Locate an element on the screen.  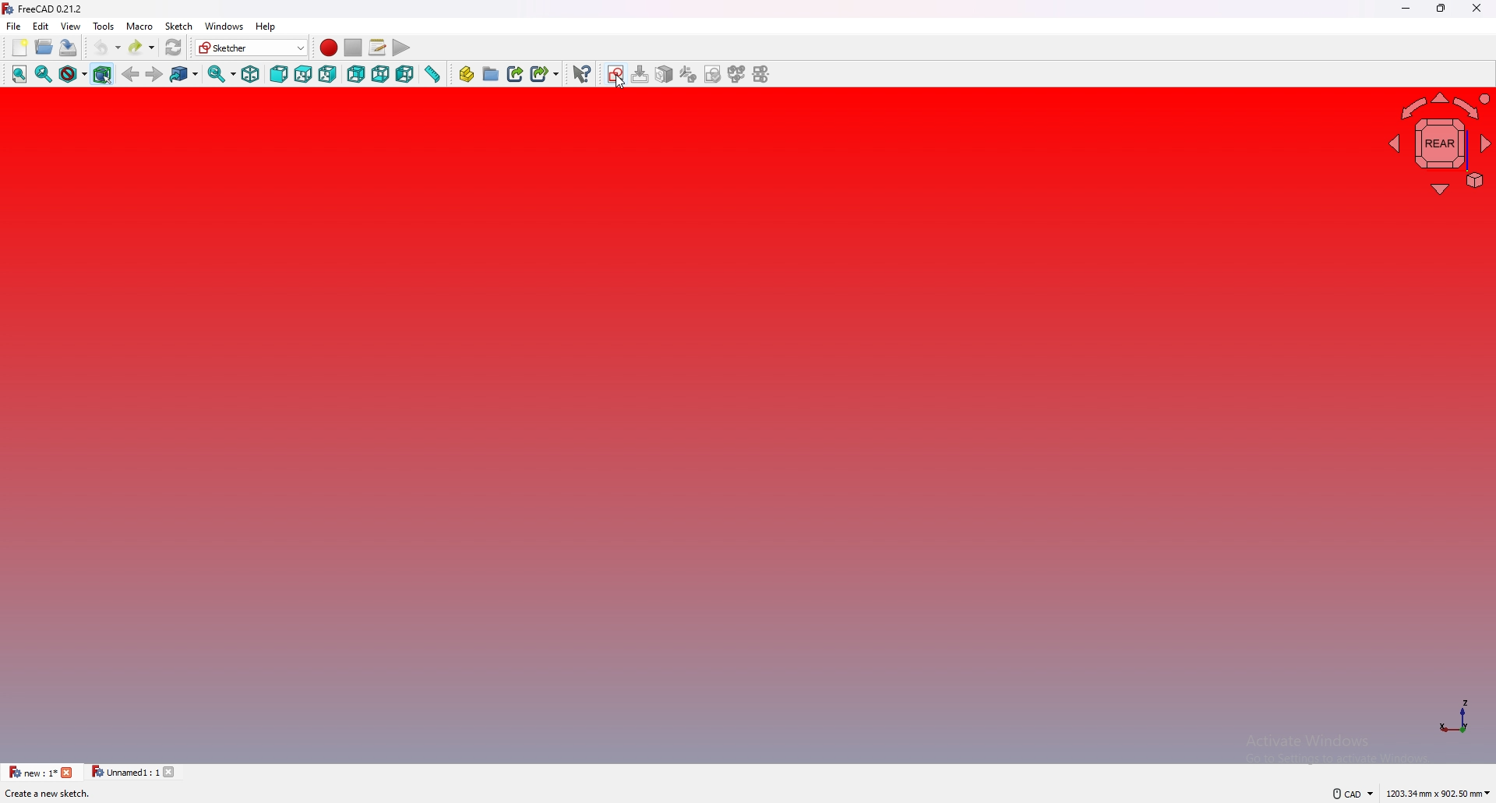
Unnamed1 : 1 is located at coordinates (124, 772).